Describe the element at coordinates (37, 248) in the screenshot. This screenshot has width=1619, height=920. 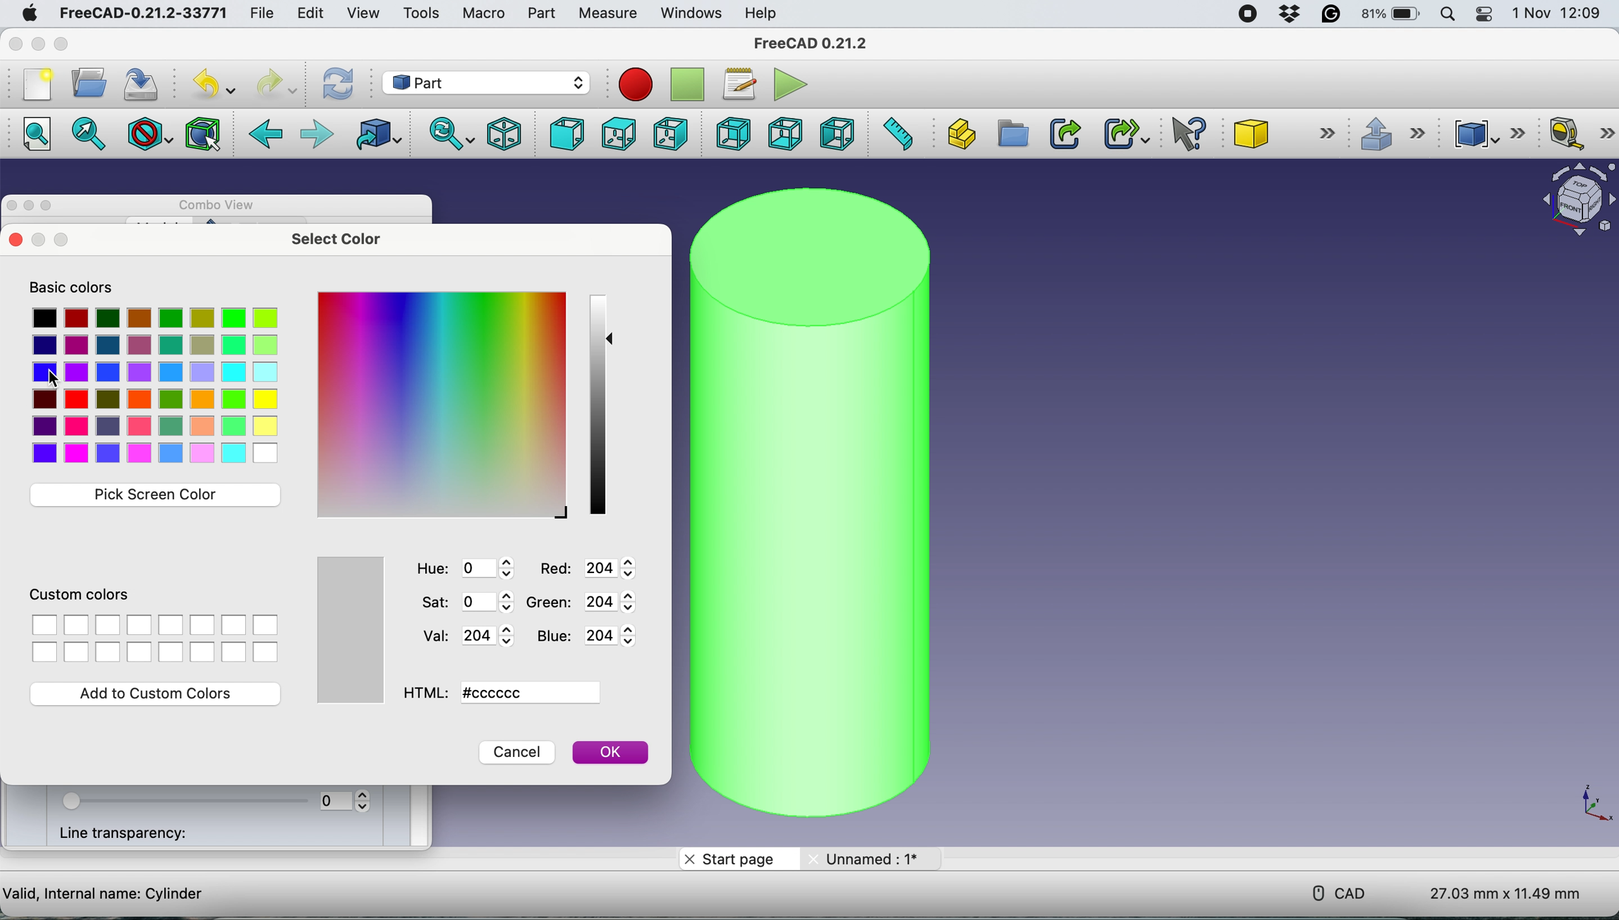
I see `close` at that location.